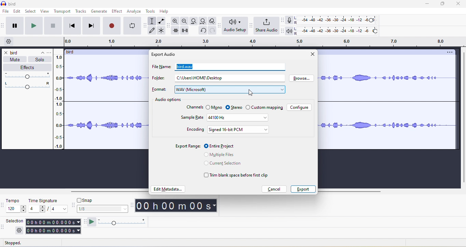  I want to click on view, so click(45, 11).